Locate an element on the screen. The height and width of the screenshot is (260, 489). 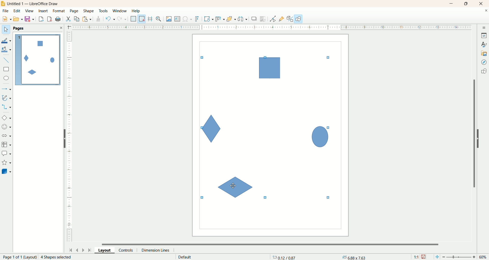
3dD object is located at coordinates (6, 171).